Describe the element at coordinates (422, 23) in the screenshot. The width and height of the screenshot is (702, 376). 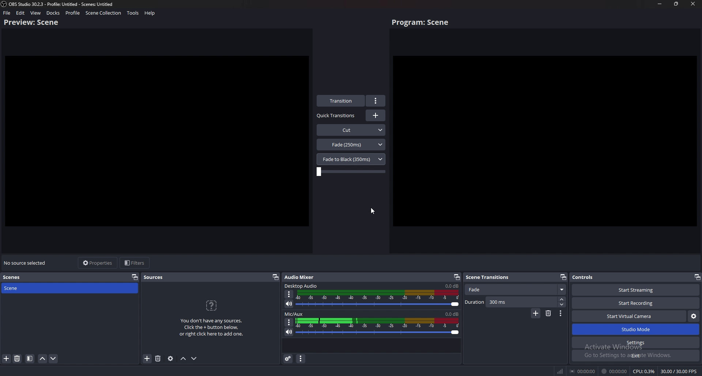
I see `program scene` at that location.